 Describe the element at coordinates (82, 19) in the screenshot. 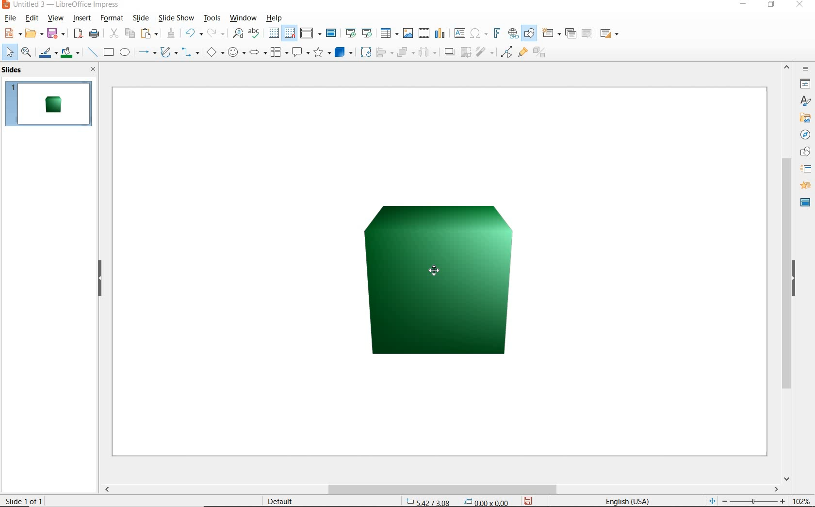

I see `insert` at that location.